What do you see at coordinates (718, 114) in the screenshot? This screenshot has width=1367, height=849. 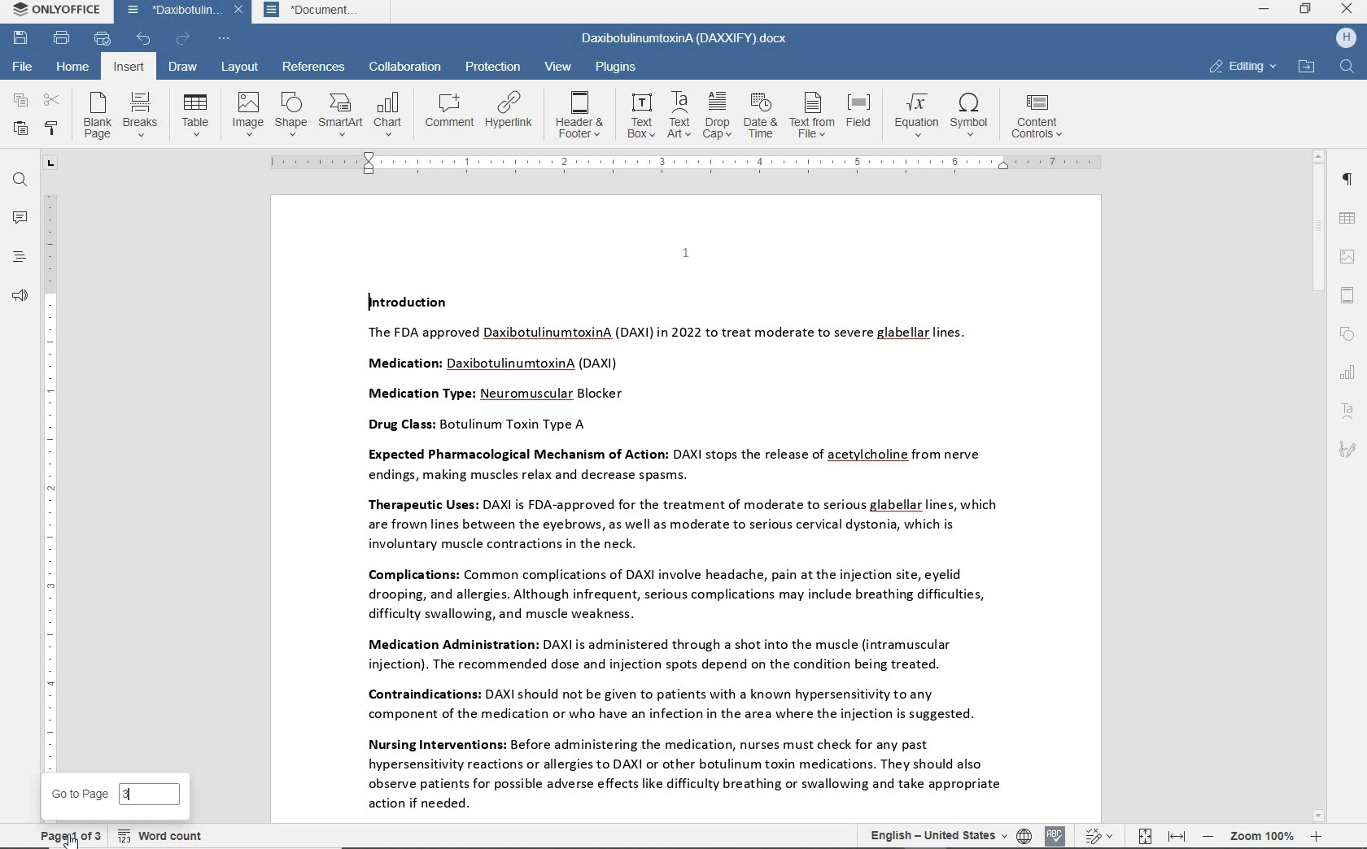 I see `drop cap` at bounding box center [718, 114].